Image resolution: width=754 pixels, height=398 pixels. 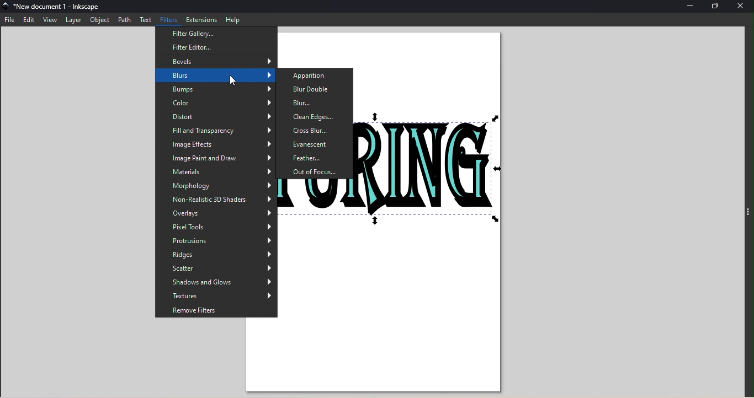 I want to click on Image paint and draw, so click(x=215, y=158).